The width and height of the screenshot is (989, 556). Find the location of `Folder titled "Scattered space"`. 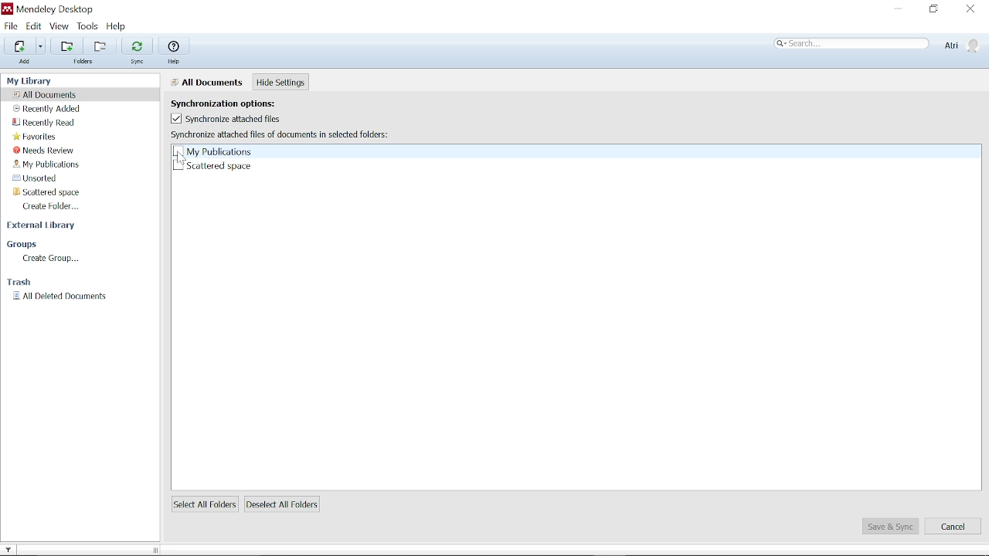

Folder titled "Scattered space" is located at coordinates (55, 193).